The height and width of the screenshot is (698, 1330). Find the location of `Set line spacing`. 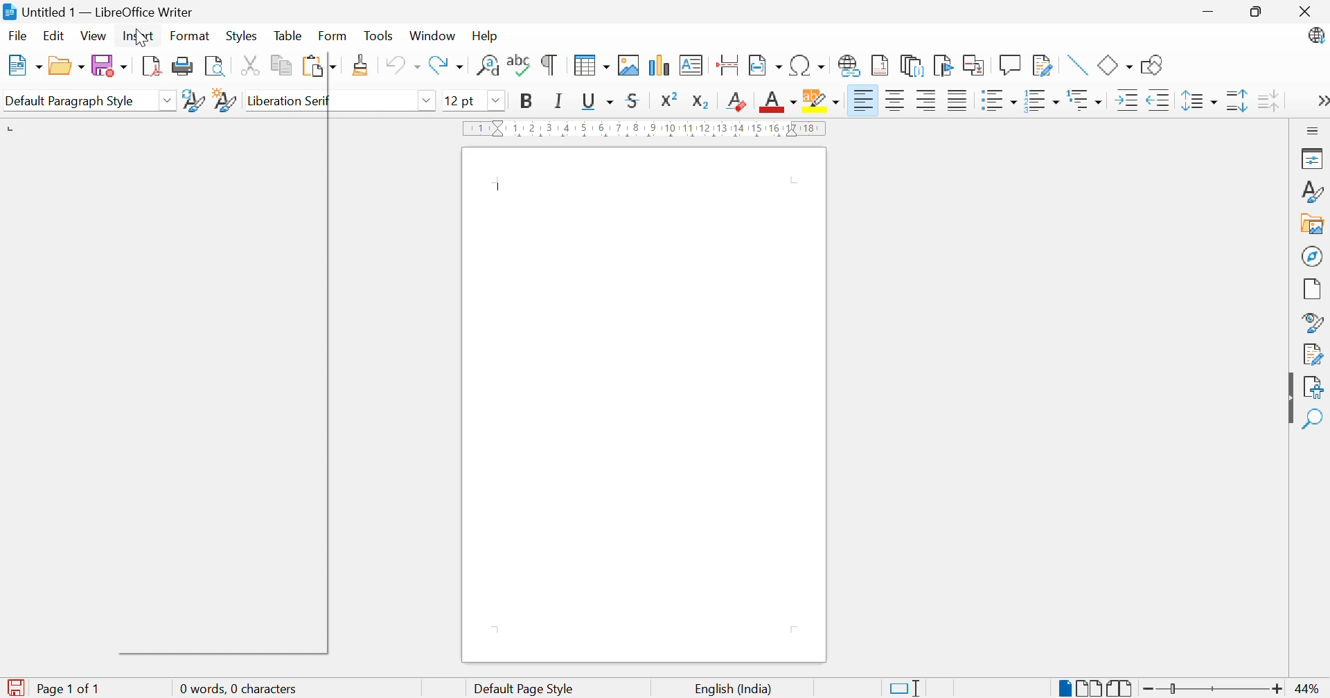

Set line spacing is located at coordinates (1200, 100).